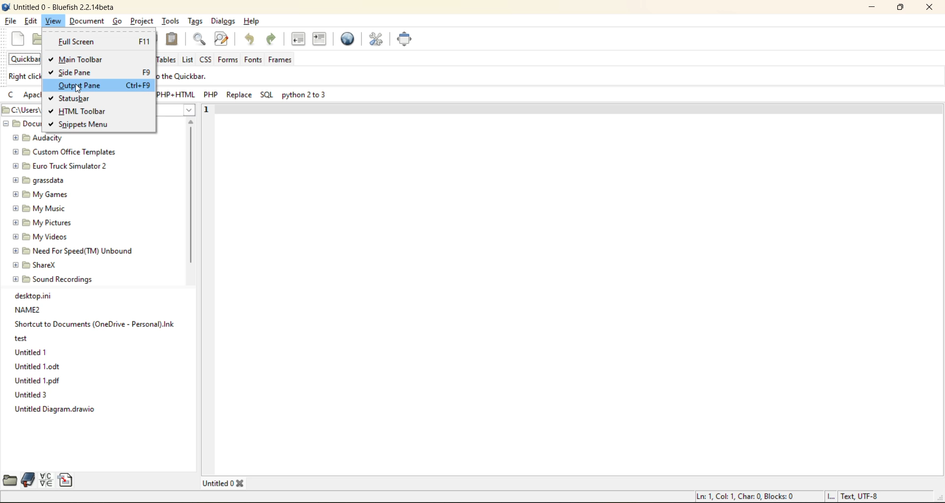  I want to click on minimize, so click(876, 9).